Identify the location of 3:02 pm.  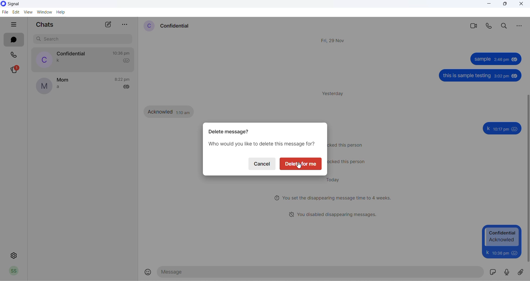
(501, 76).